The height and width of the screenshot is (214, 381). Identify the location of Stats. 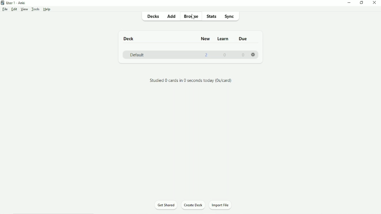
(212, 17).